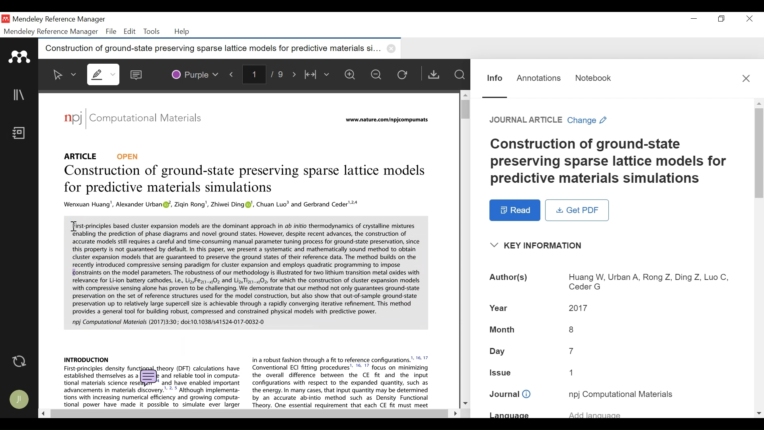 This screenshot has height=430, width=764. I want to click on Vertical Scroll bar, so click(759, 152).